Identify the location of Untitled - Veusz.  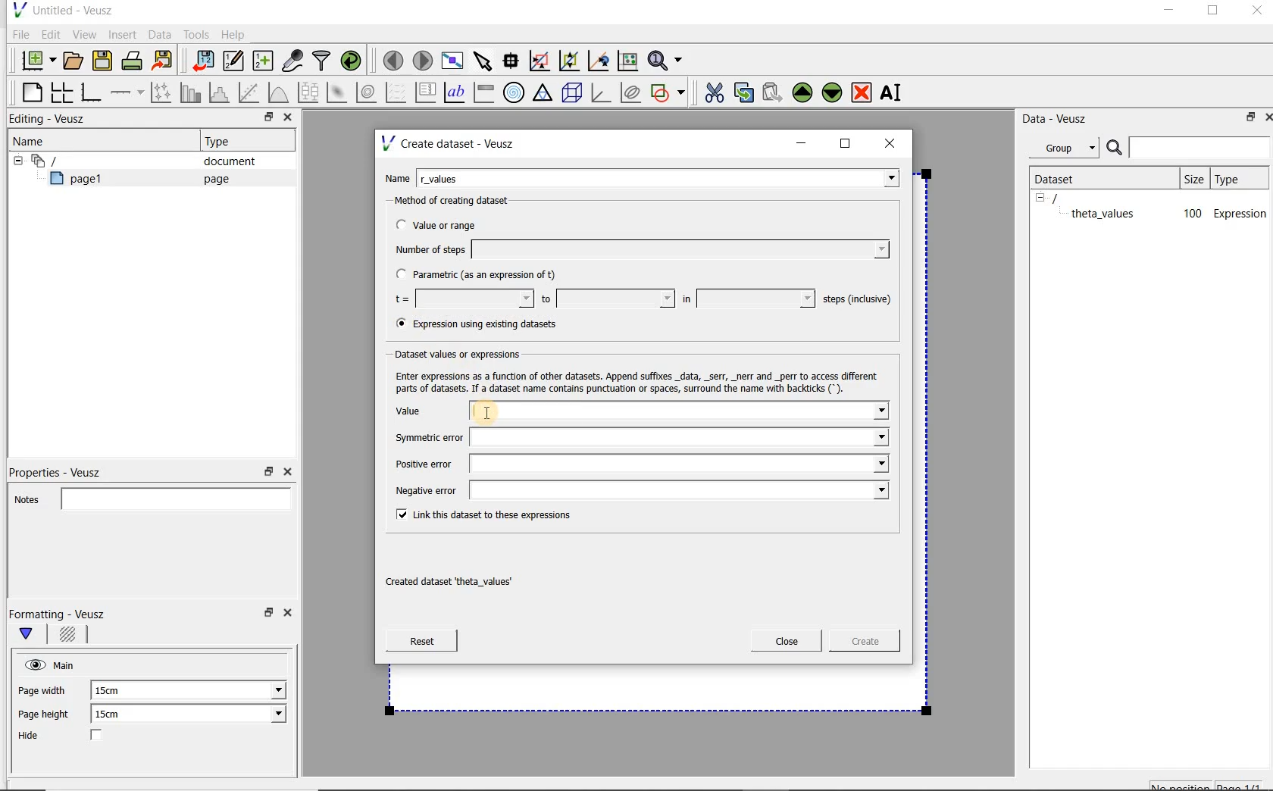
(61, 9).